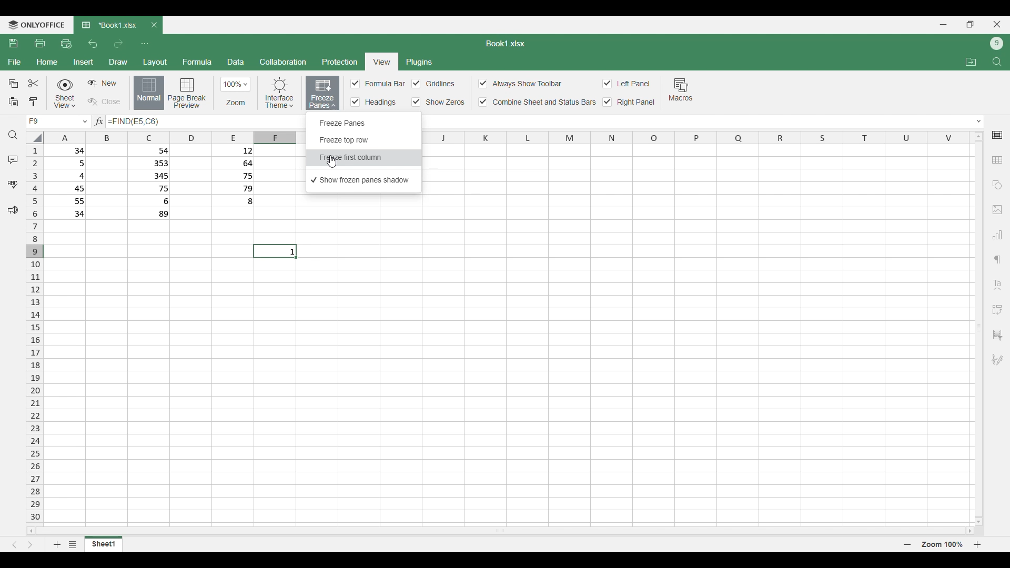 Image resolution: width=1010 pixels, height=568 pixels. What do you see at coordinates (40, 43) in the screenshot?
I see `Print file` at bounding box center [40, 43].